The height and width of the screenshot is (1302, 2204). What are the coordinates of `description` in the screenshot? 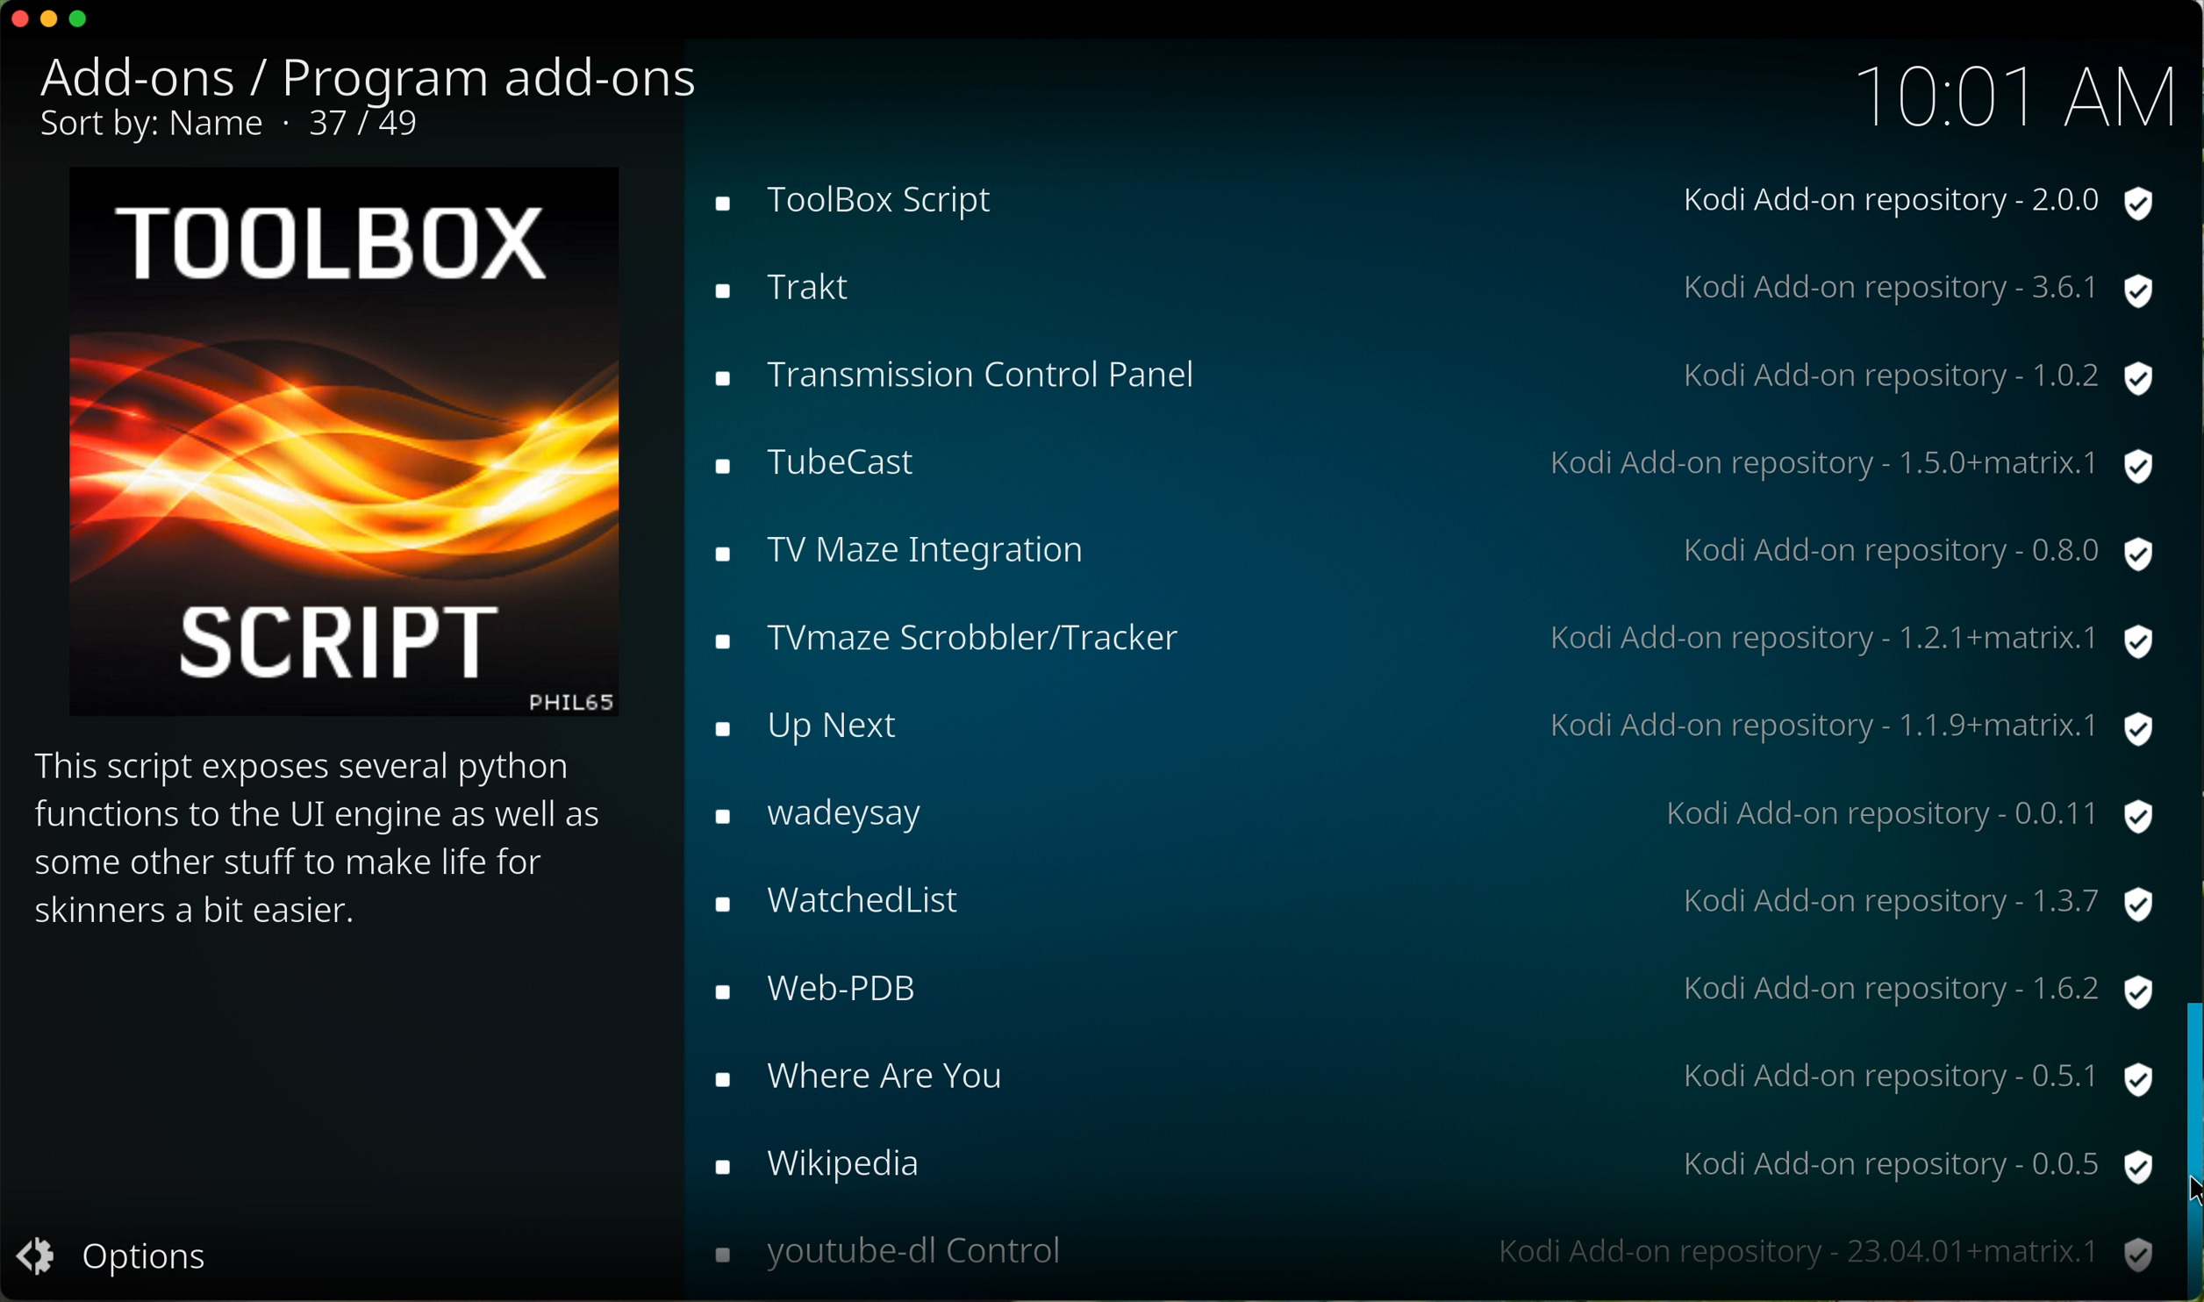 It's located at (329, 841).